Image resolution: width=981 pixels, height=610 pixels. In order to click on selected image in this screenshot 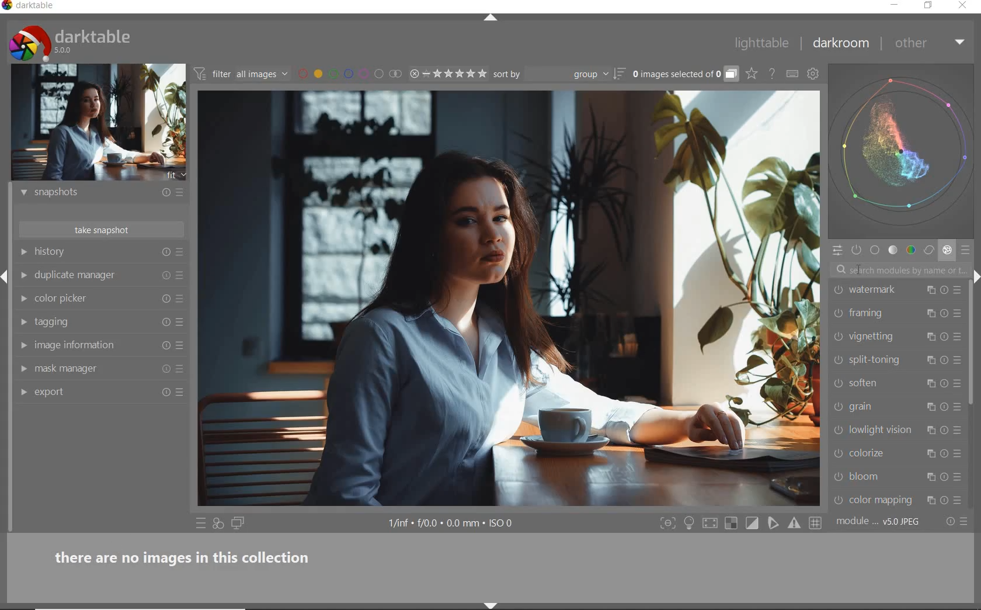, I will do `click(508, 297)`.